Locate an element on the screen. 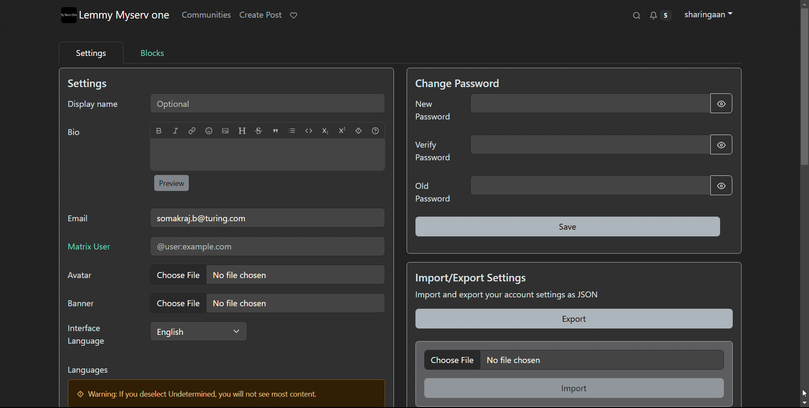  Languages is located at coordinates (90, 369).